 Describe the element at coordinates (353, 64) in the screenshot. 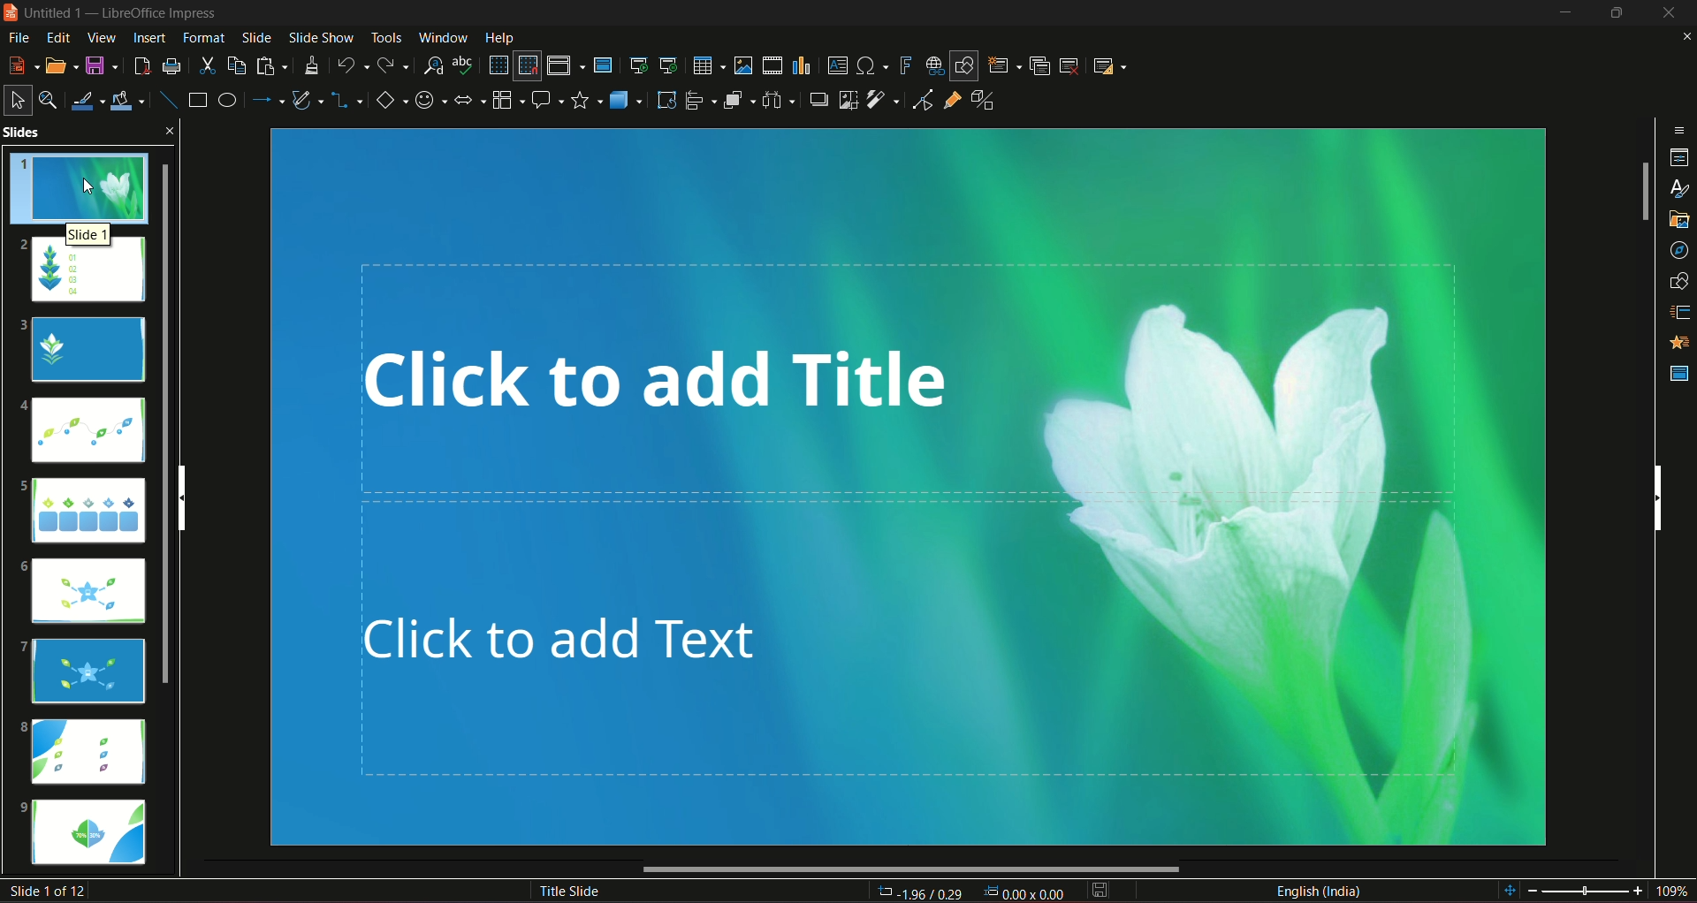

I see `undo` at that location.